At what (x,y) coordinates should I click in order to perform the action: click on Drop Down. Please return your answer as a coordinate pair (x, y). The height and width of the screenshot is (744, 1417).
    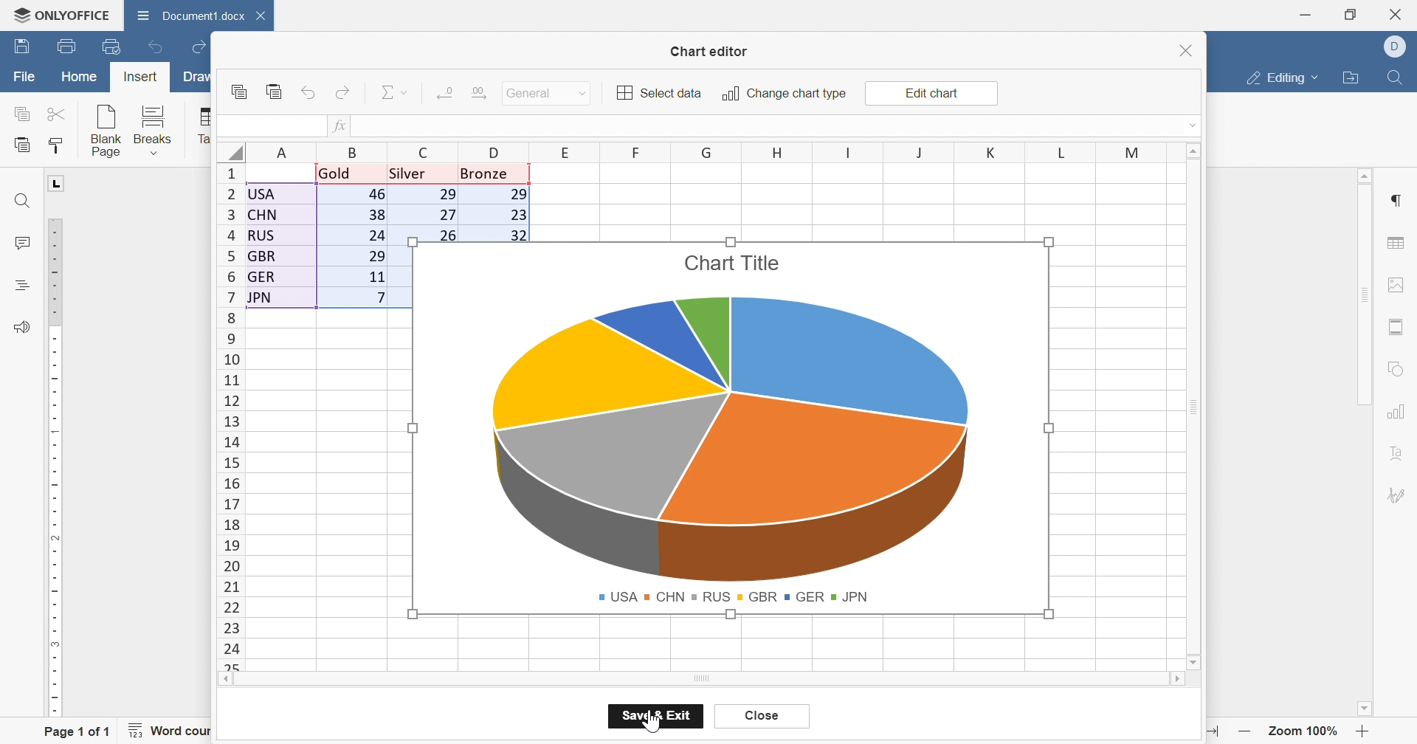
    Looking at the image, I should click on (407, 94).